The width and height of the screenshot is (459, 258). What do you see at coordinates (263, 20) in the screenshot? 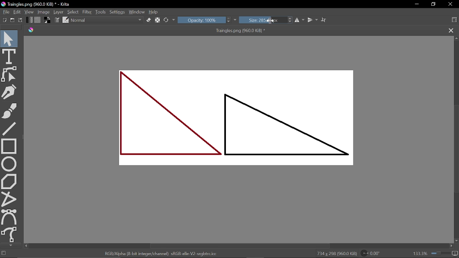
I see `Size: 285.44 px` at bounding box center [263, 20].